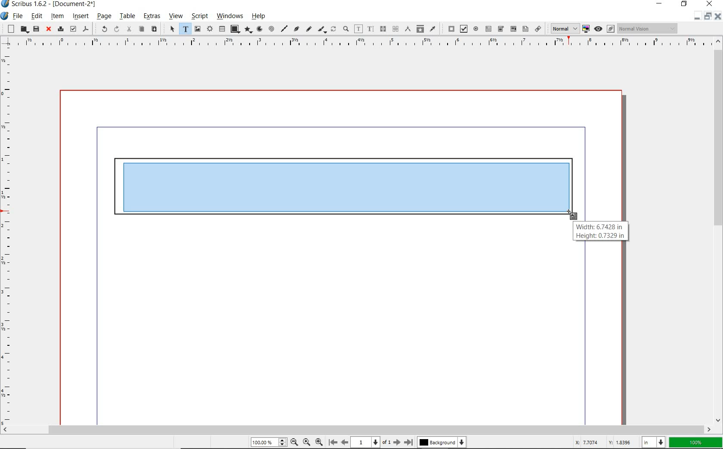  What do you see at coordinates (382, 29) in the screenshot?
I see `unlink text frames` at bounding box center [382, 29].